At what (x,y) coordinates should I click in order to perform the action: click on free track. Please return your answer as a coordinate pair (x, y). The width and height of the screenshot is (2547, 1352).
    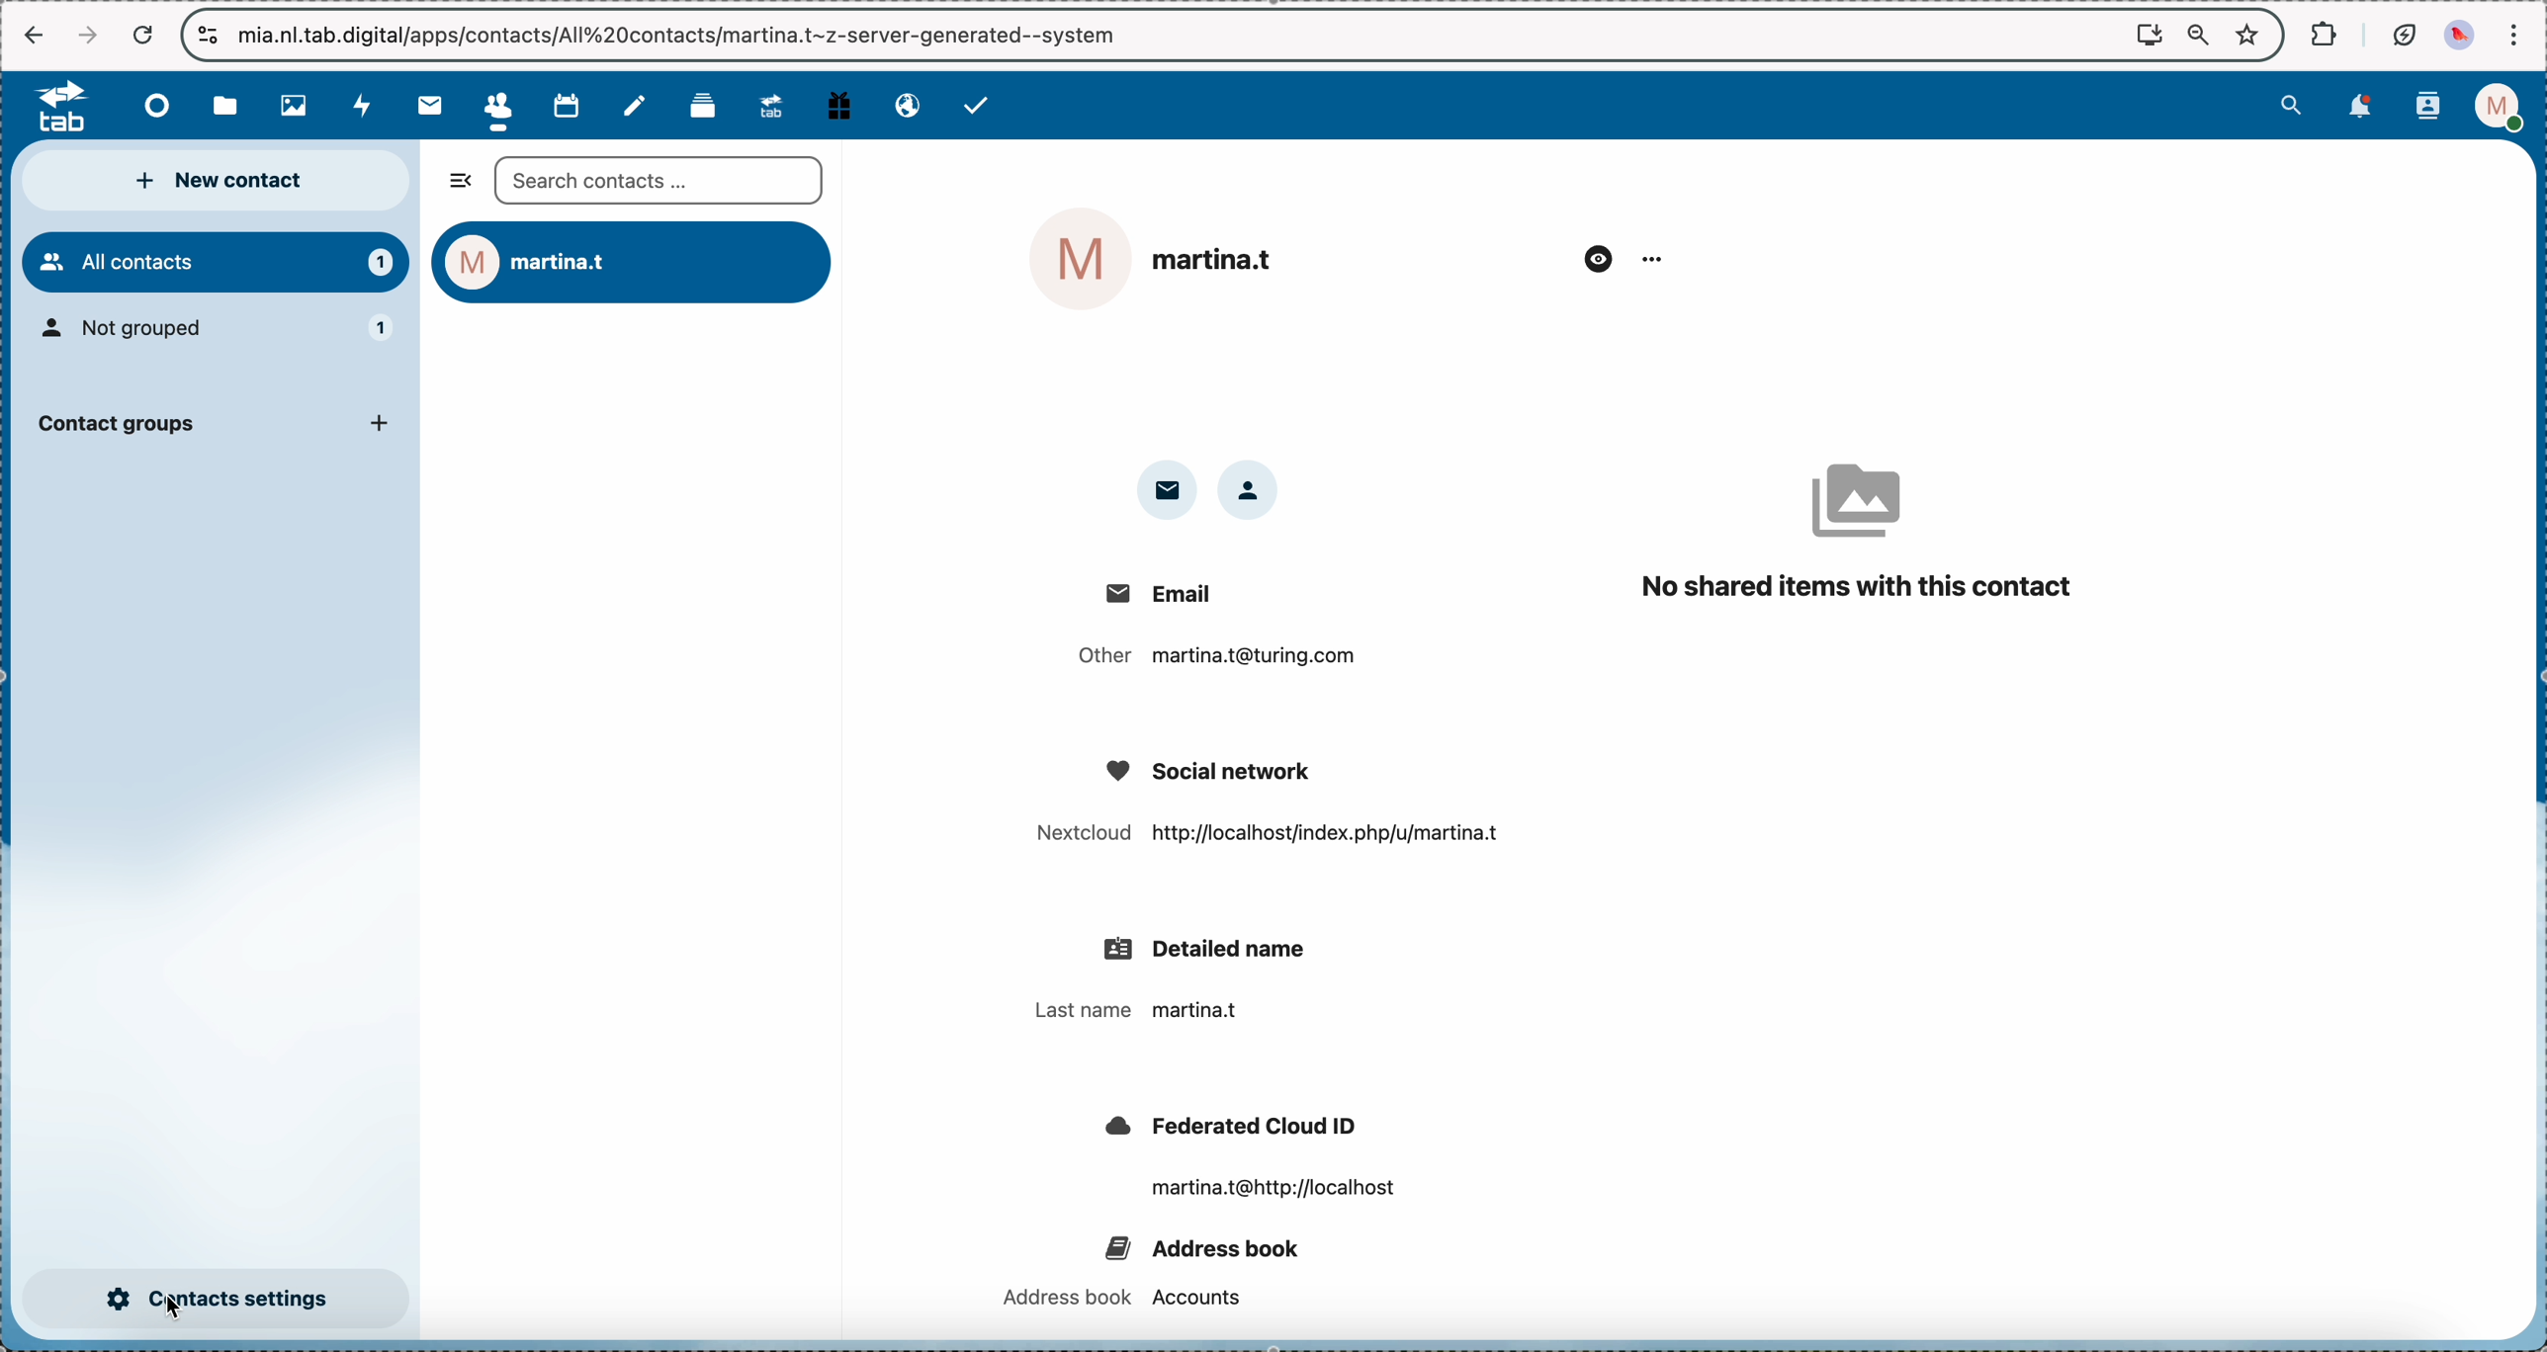
    Looking at the image, I should click on (837, 103).